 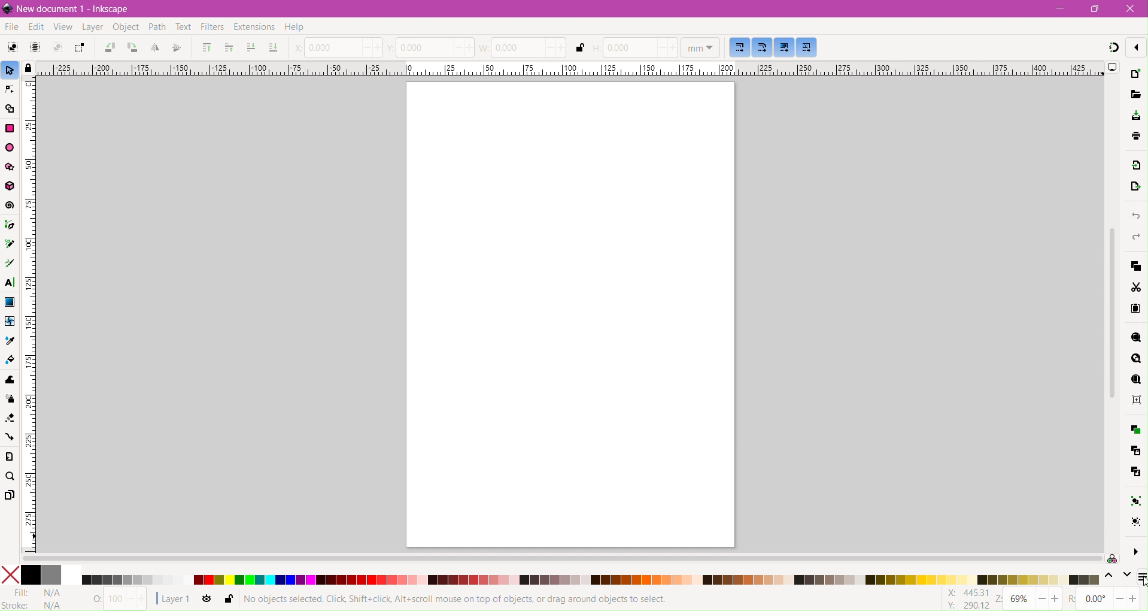 I want to click on Zoom Tool, so click(x=12, y=477).